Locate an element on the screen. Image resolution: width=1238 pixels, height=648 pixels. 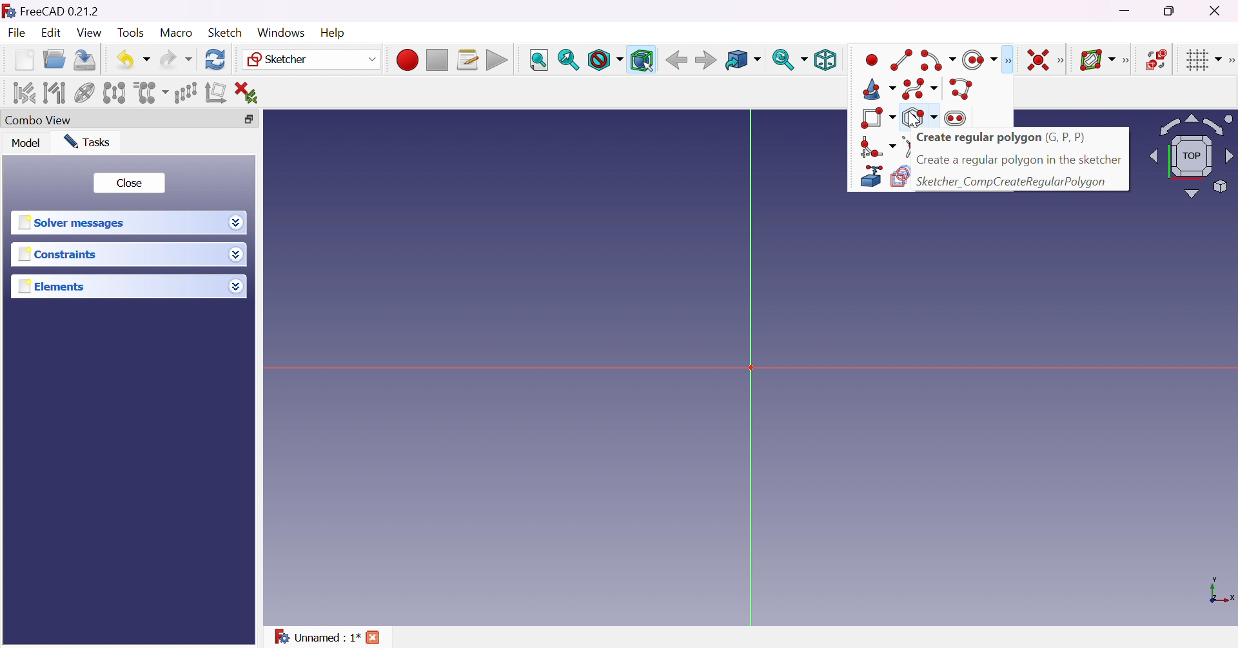
Remove axis alignment is located at coordinates (217, 91).